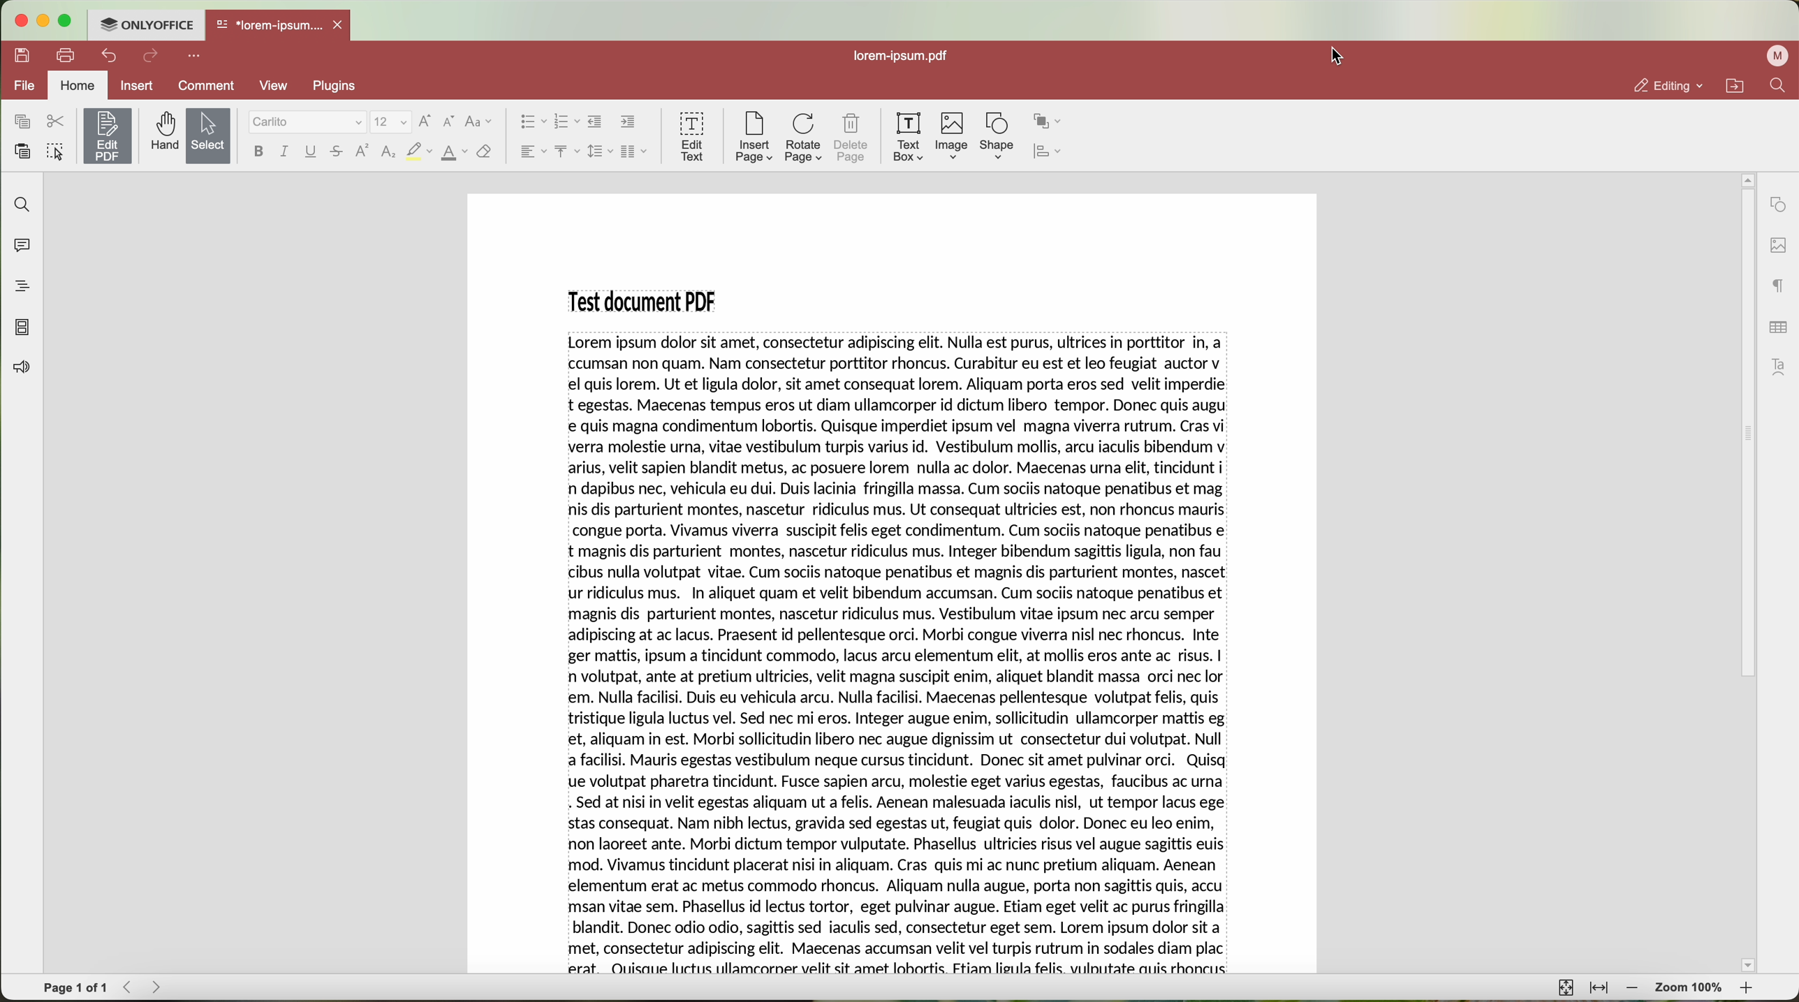 This screenshot has width=1799, height=1002. Describe the element at coordinates (454, 153) in the screenshot. I see `font color` at that location.